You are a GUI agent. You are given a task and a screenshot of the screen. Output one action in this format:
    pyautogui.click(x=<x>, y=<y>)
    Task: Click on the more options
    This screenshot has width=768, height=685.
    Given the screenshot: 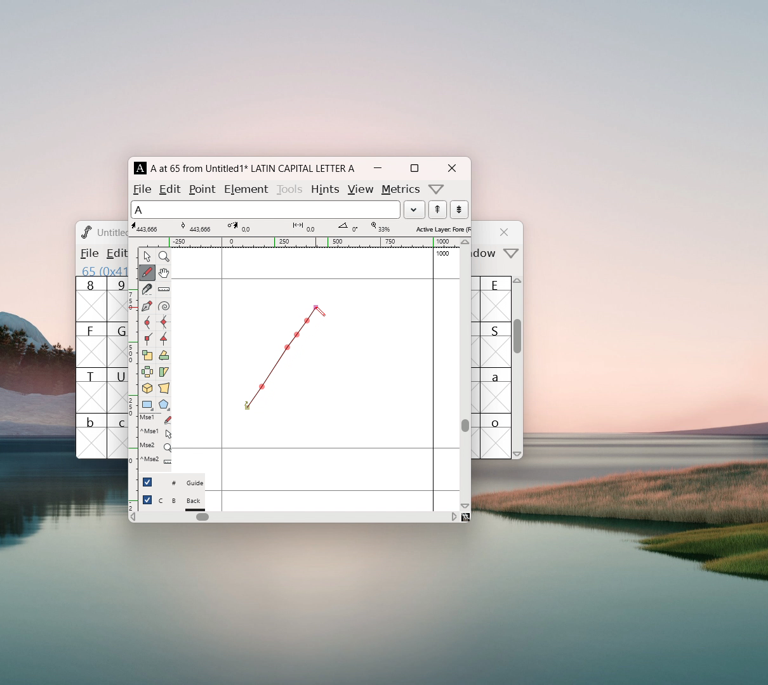 What is the action you would take?
    pyautogui.click(x=512, y=254)
    